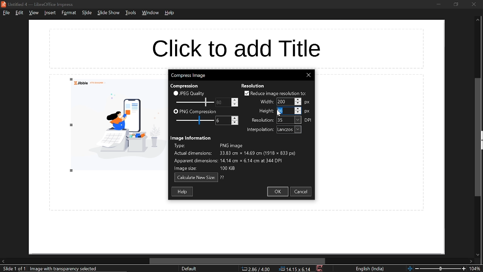  What do you see at coordinates (196, 178) in the screenshot?
I see `calculate new size` at bounding box center [196, 178].